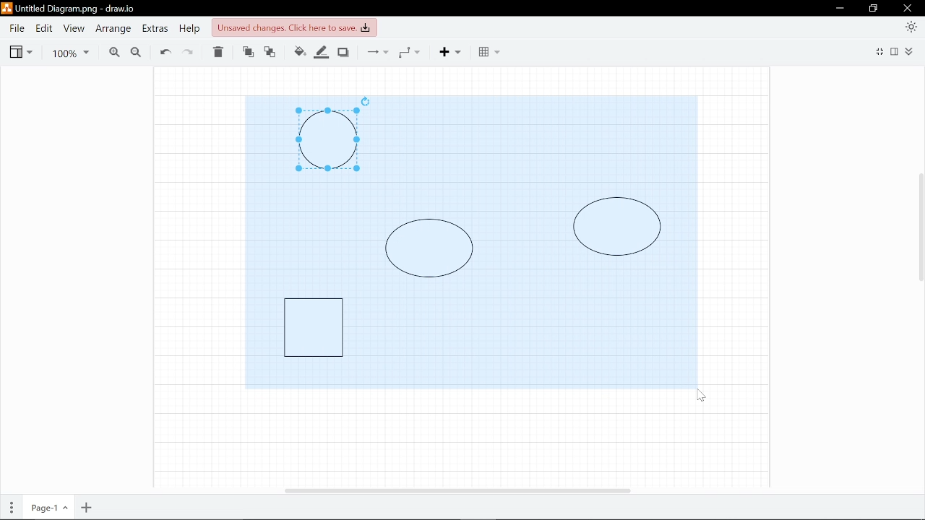  Describe the element at coordinates (135, 51) in the screenshot. I see `Zoom out` at that location.